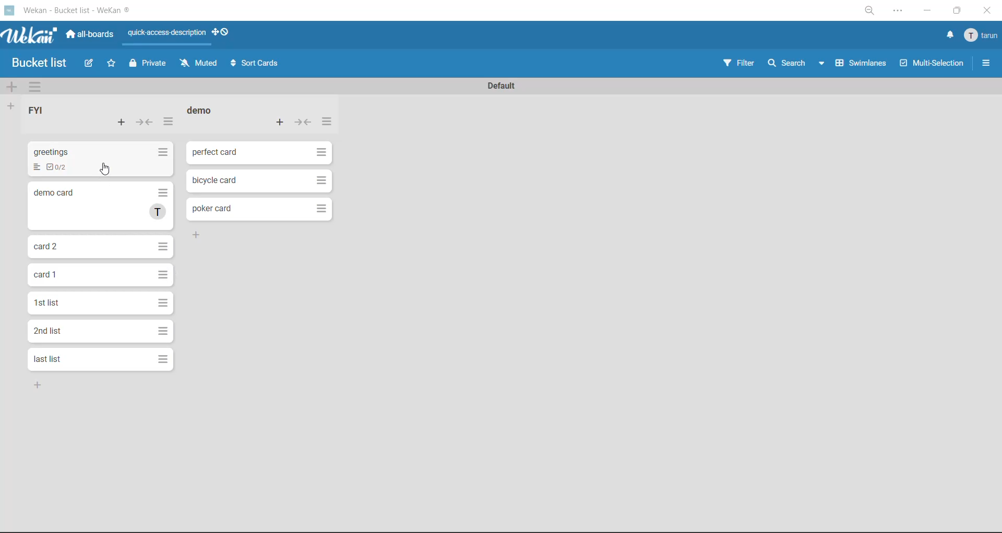 The width and height of the screenshot is (1002, 533). Describe the element at coordinates (119, 121) in the screenshot. I see `add card` at that location.